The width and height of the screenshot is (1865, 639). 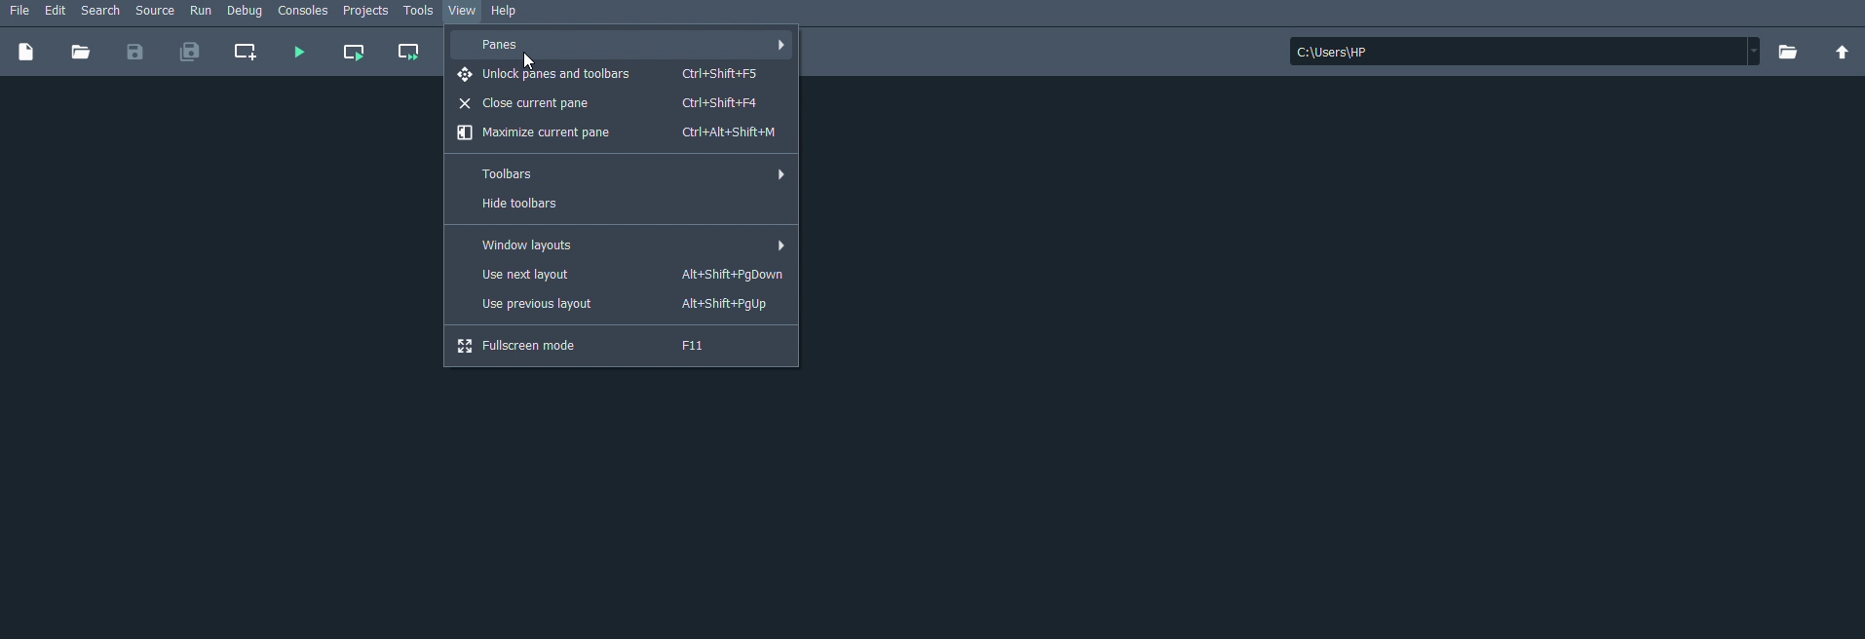 I want to click on Search, so click(x=102, y=11).